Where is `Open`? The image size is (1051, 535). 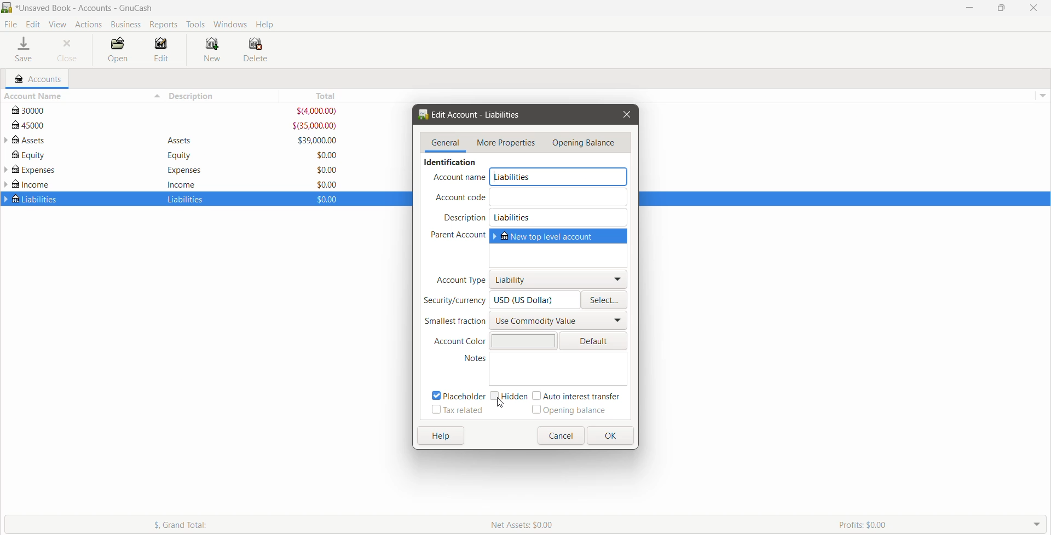
Open is located at coordinates (117, 50).